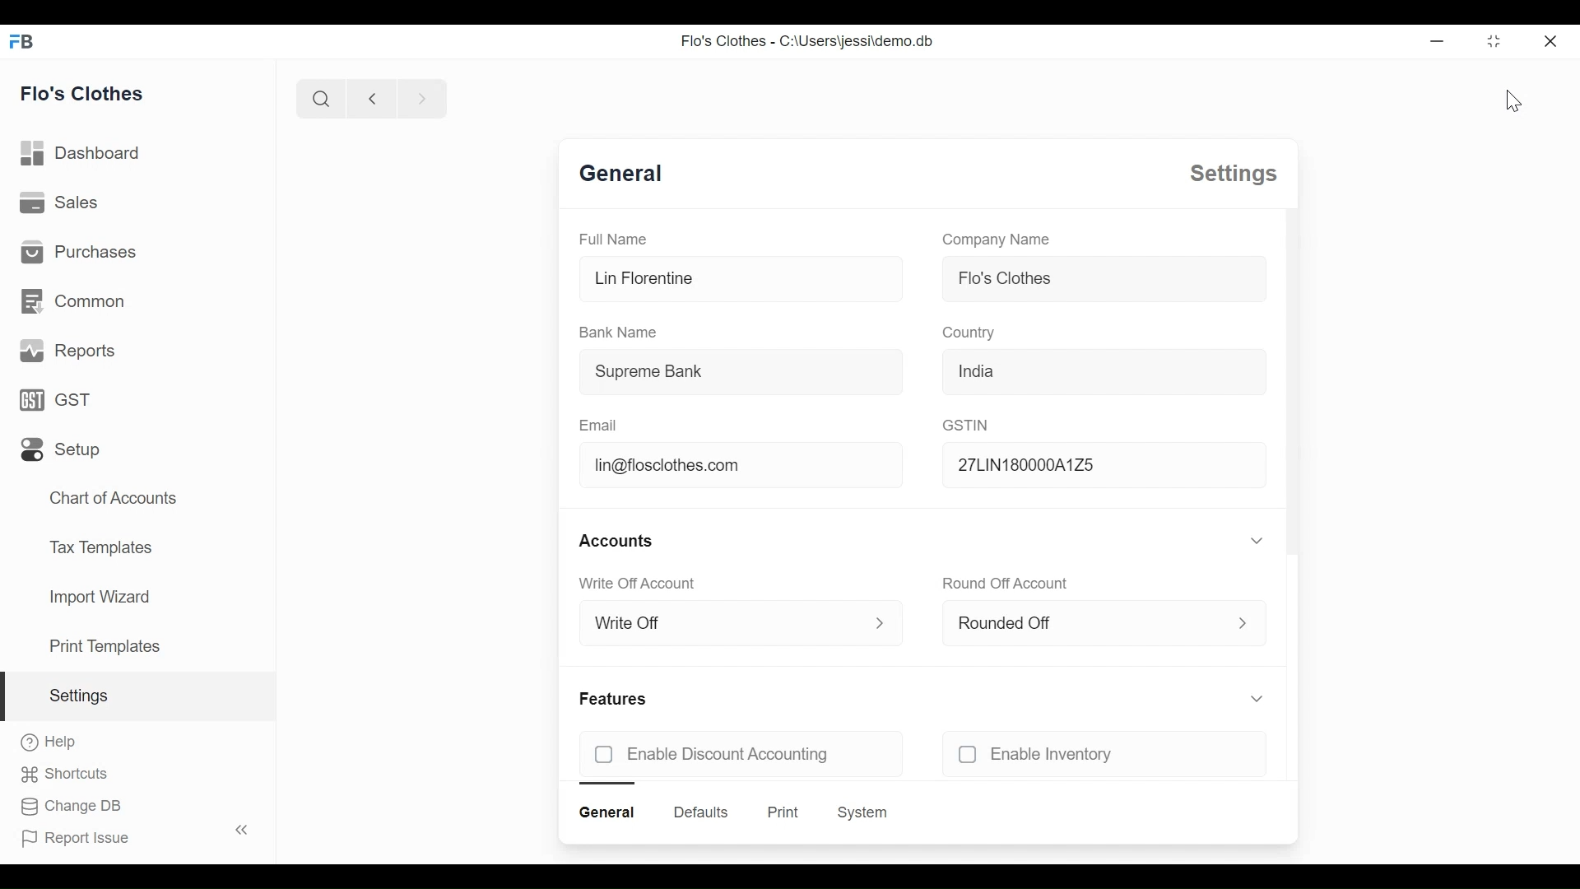 The width and height of the screenshot is (1580, 889). Describe the element at coordinates (69, 351) in the screenshot. I see `reports` at that location.